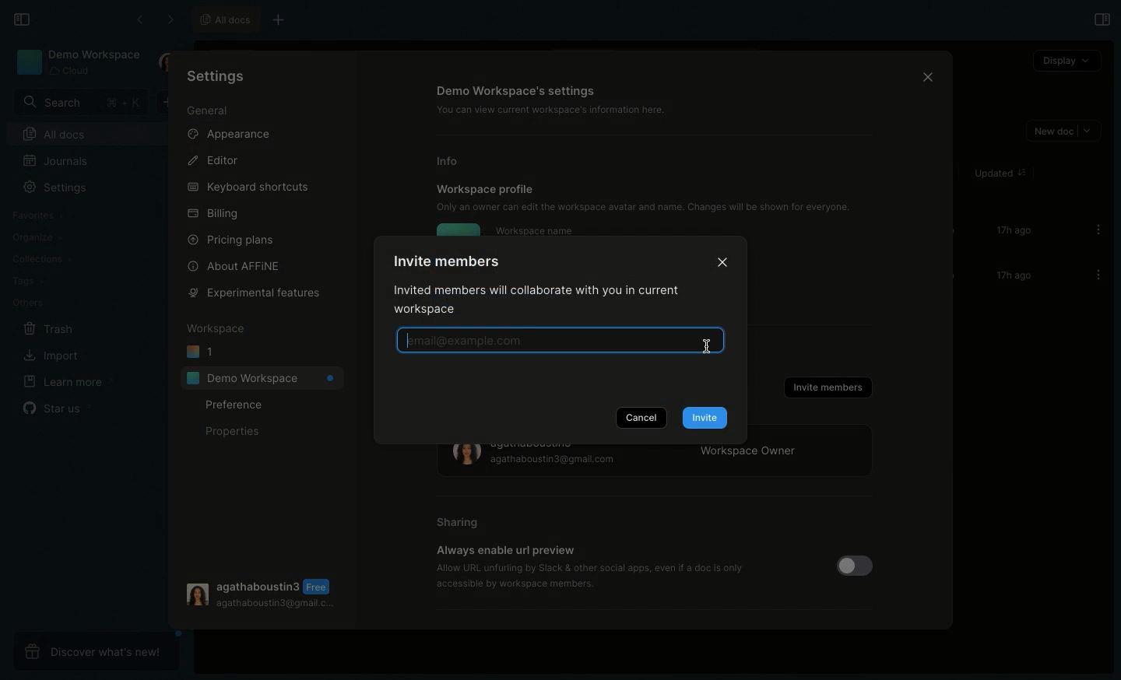 The width and height of the screenshot is (1121, 680). Describe the element at coordinates (486, 188) in the screenshot. I see `Workspace profile` at that location.